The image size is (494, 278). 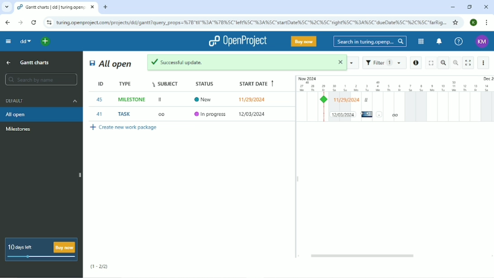 What do you see at coordinates (161, 100) in the screenshot?
I see `II` at bounding box center [161, 100].